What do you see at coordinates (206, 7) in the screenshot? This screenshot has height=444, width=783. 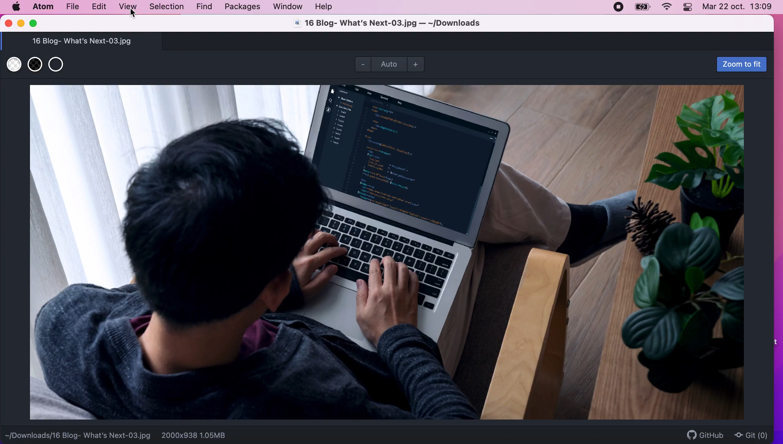 I see `find` at bounding box center [206, 7].